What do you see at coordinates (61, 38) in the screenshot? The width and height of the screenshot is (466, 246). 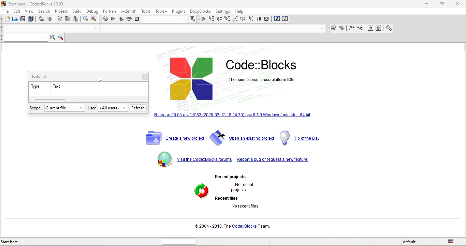 I see `show option window` at bounding box center [61, 38].